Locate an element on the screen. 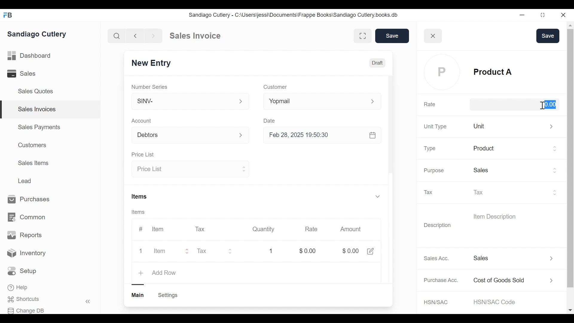 Image resolution: width=574 pixels, height=323 pixels. New Entry is located at coordinates (151, 63).